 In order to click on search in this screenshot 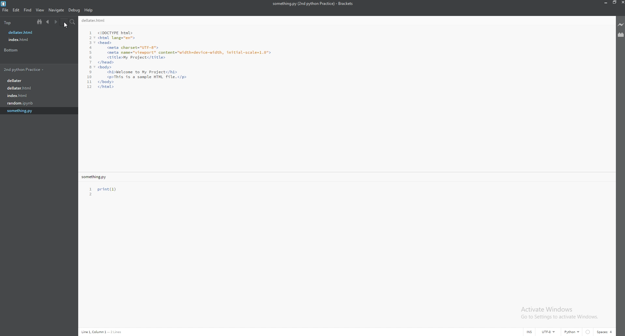, I will do `click(72, 21)`.